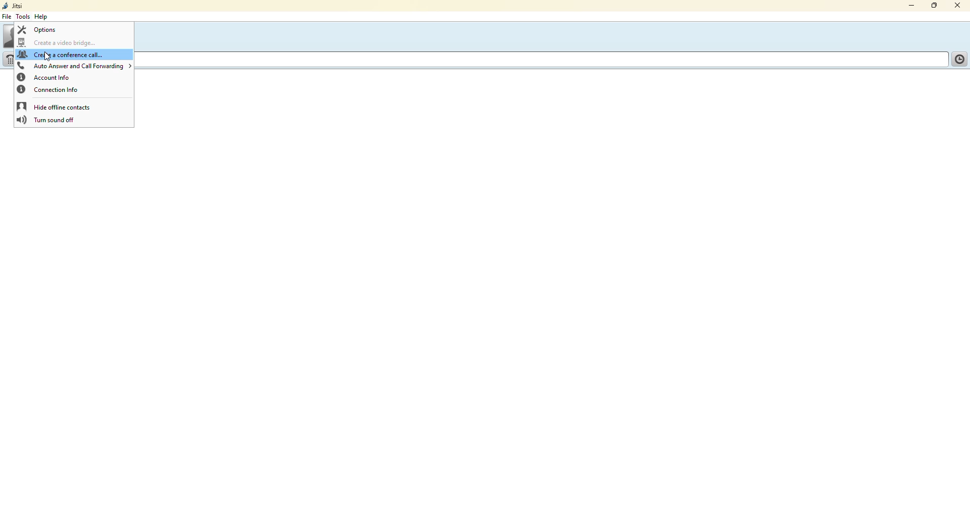 Image resolution: width=970 pixels, height=521 pixels. What do you see at coordinates (6, 61) in the screenshot?
I see `dialpad` at bounding box center [6, 61].